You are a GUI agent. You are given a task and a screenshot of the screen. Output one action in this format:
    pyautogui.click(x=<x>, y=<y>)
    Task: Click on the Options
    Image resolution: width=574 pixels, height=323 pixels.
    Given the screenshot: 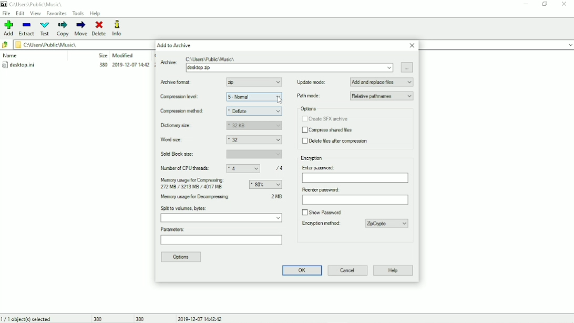 What is the action you would take?
    pyautogui.click(x=182, y=257)
    